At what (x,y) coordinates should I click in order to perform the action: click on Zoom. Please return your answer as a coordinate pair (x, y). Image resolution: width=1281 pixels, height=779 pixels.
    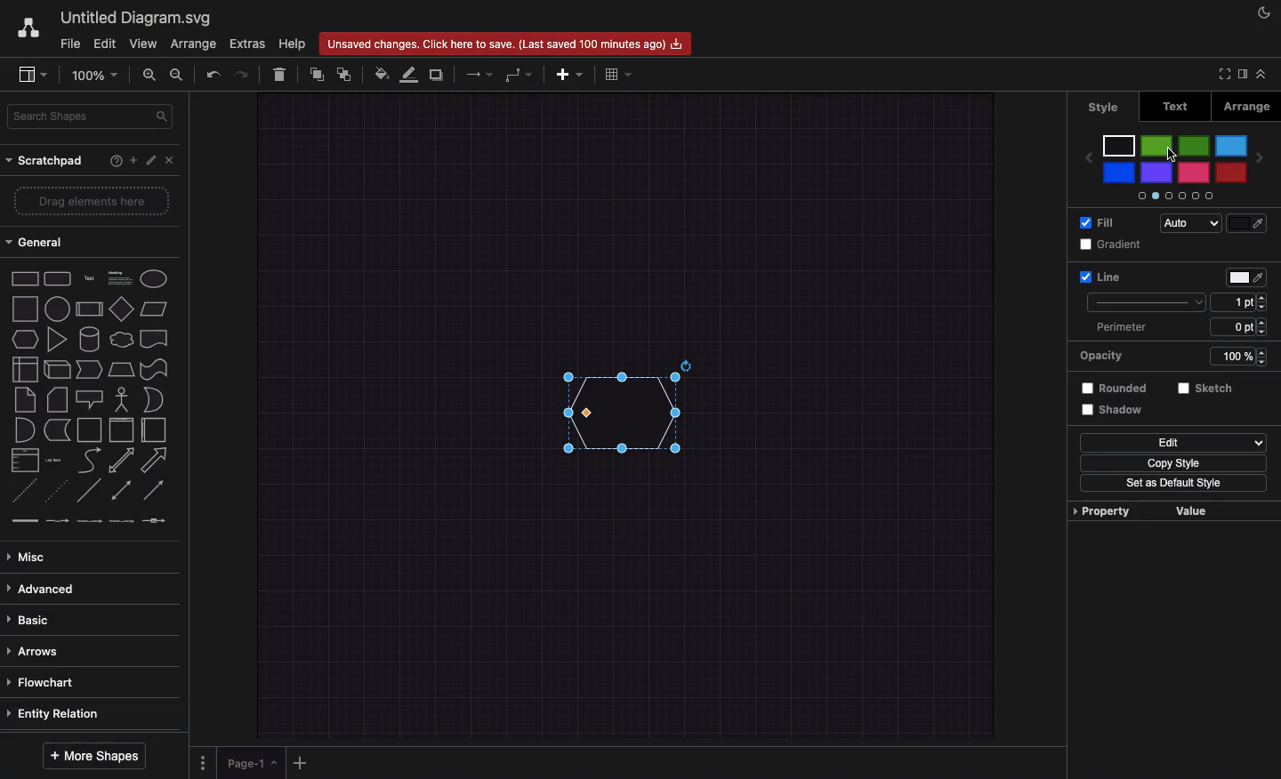
    Looking at the image, I should click on (94, 78).